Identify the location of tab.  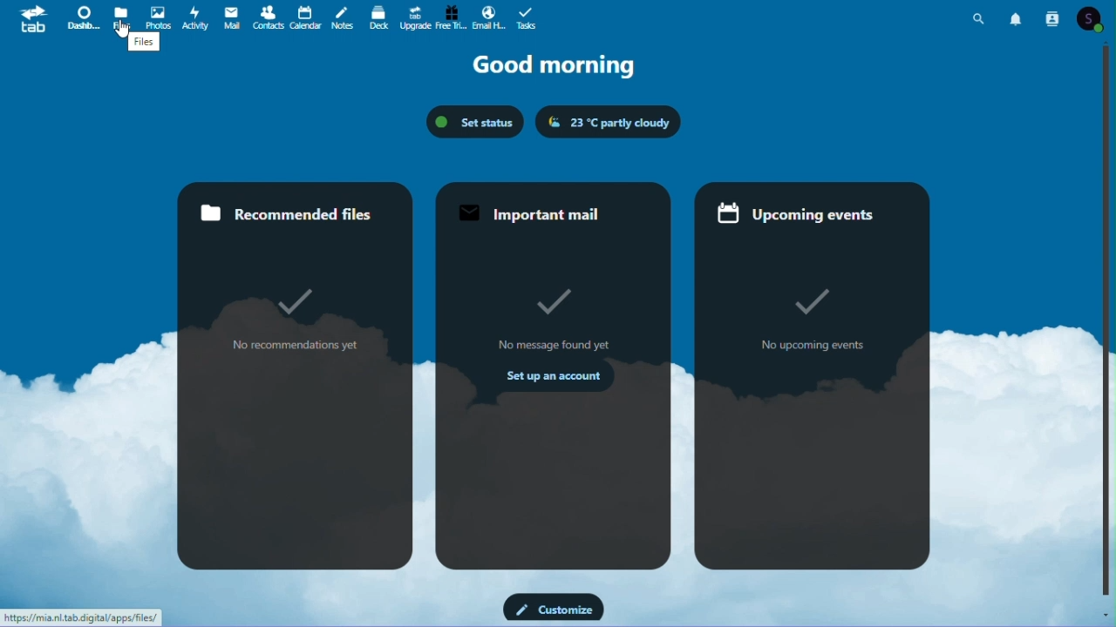
(30, 21).